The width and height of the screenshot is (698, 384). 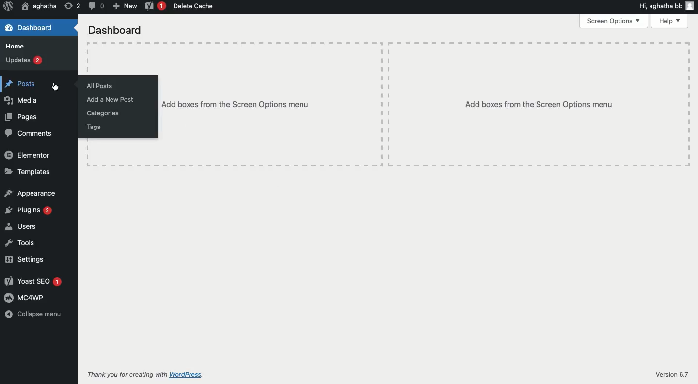 What do you see at coordinates (28, 172) in the screenshot?
I see `Templates` at bounding box center [28, 172].